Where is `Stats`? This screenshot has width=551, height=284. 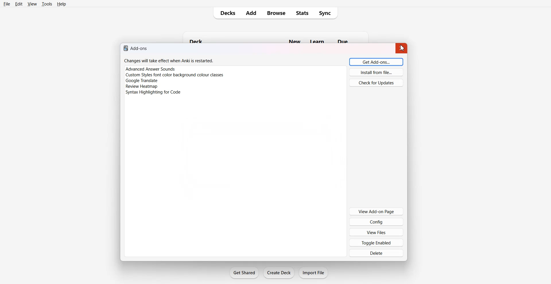
Stats is located at coordinates (304, 13).